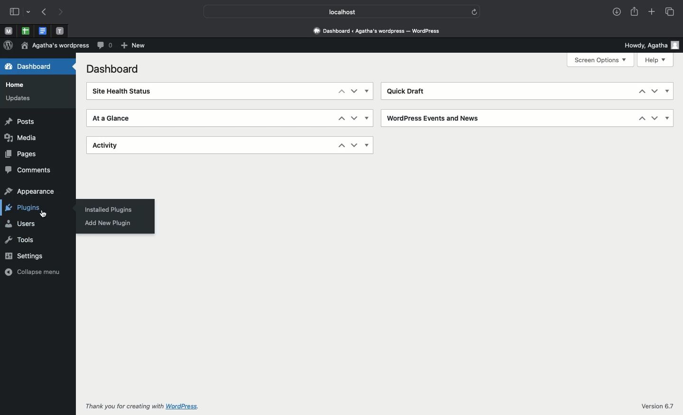 The width and height of the screenshot is (683, 415). What do you see at coordinates (355, 145) in the screenshot?
I see `Down` at bounding box center [355, 145].